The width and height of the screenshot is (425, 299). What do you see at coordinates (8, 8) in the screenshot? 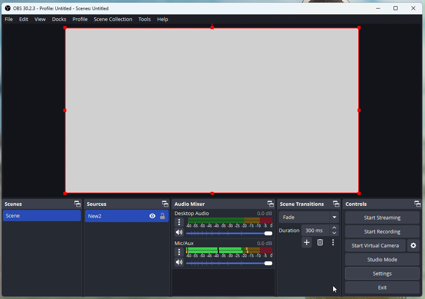
I see `OBS studio logo` at bounding box center [8, 8].